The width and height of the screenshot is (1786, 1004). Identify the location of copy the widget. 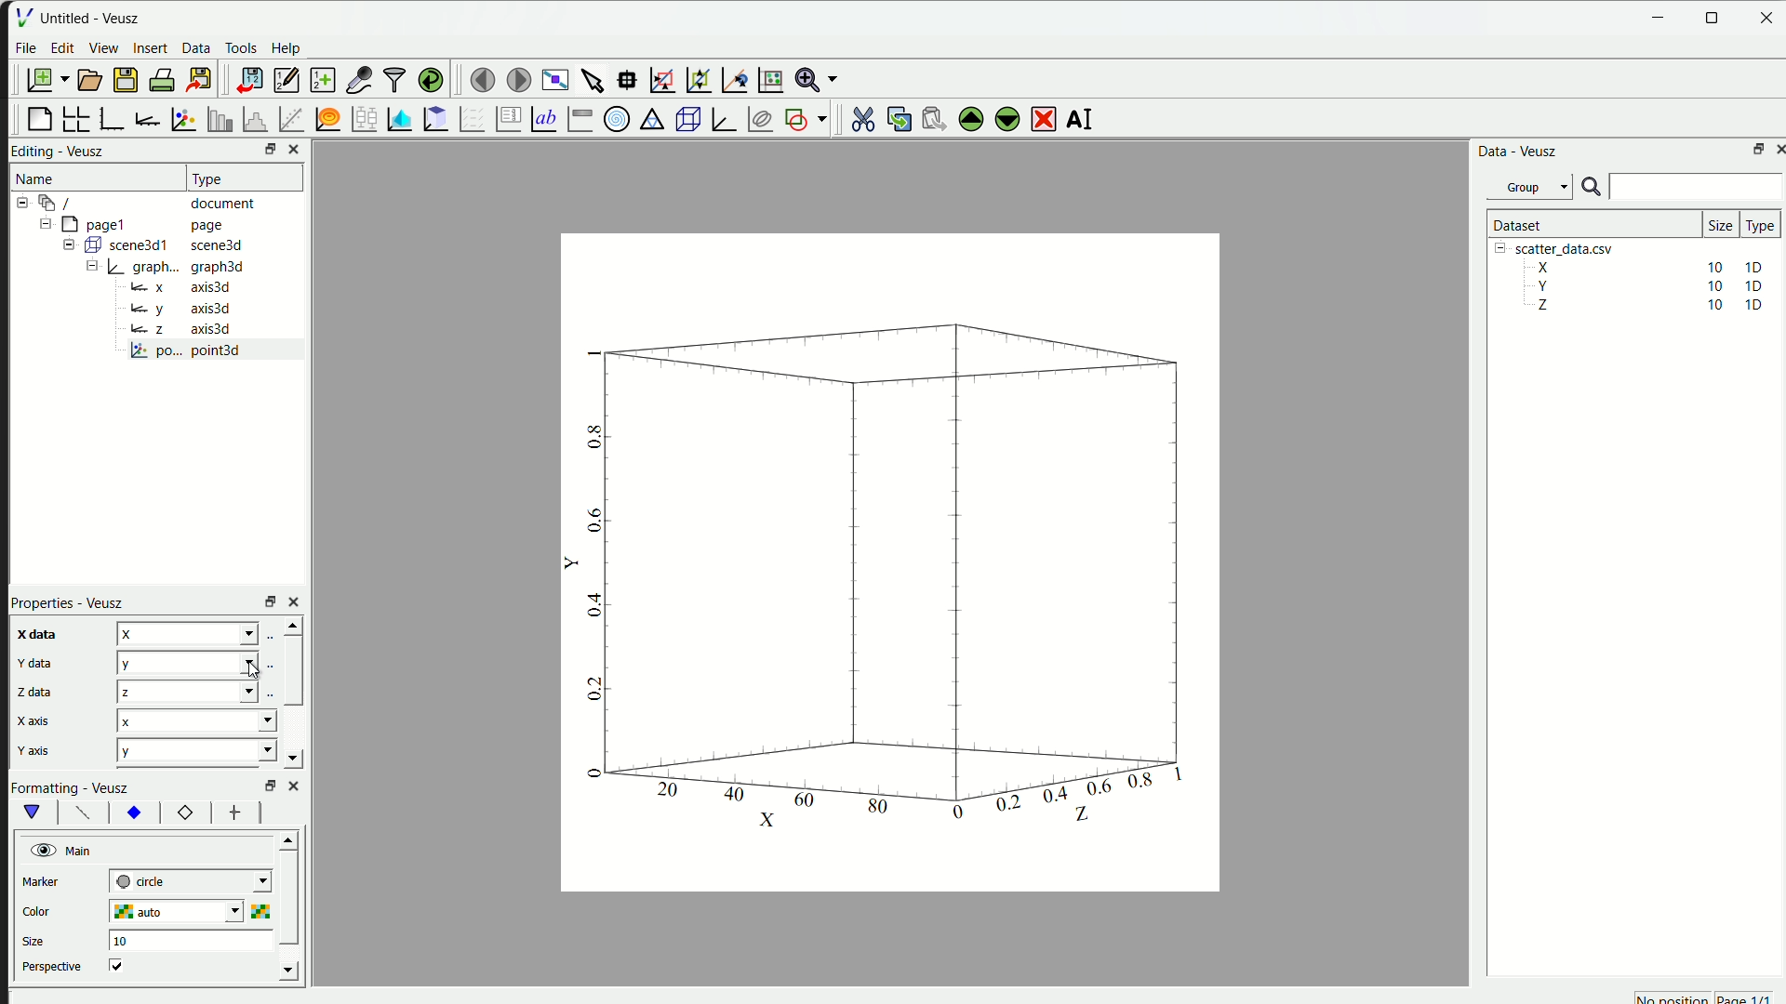
(895, 119).